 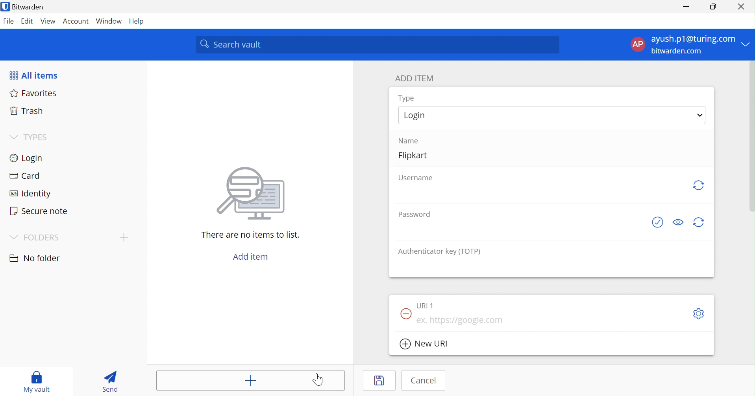 What do you see at coordinates (25, 111) in the screenshot?
I see `Trash` at bounding box center [25, 111].